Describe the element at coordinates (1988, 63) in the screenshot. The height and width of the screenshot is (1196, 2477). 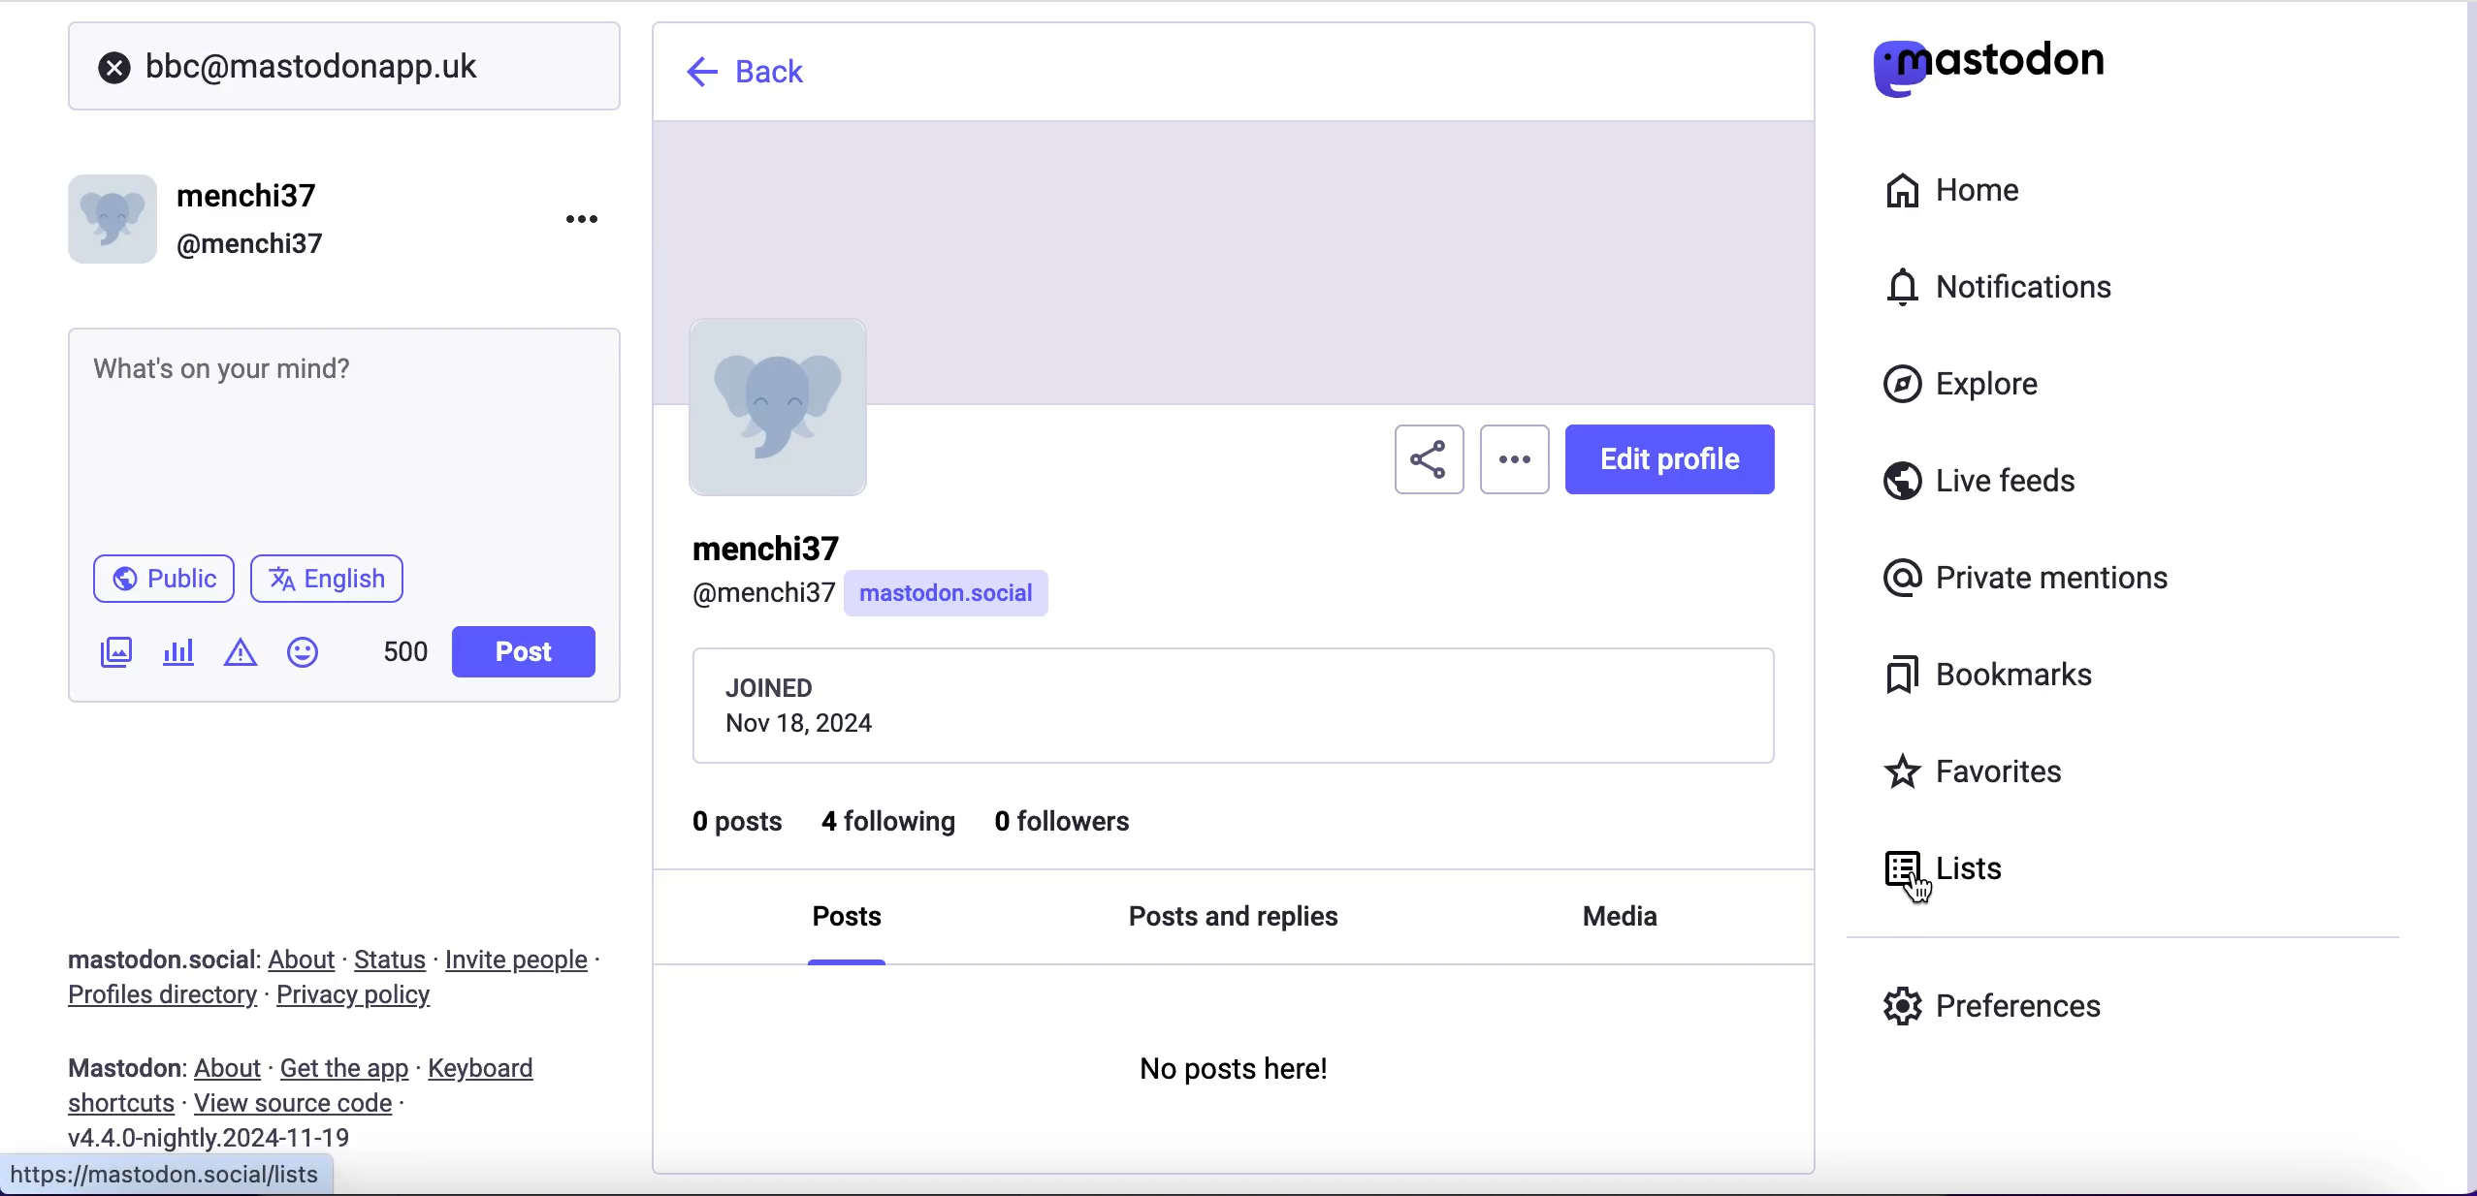
I see `mastodon logo` at that location.